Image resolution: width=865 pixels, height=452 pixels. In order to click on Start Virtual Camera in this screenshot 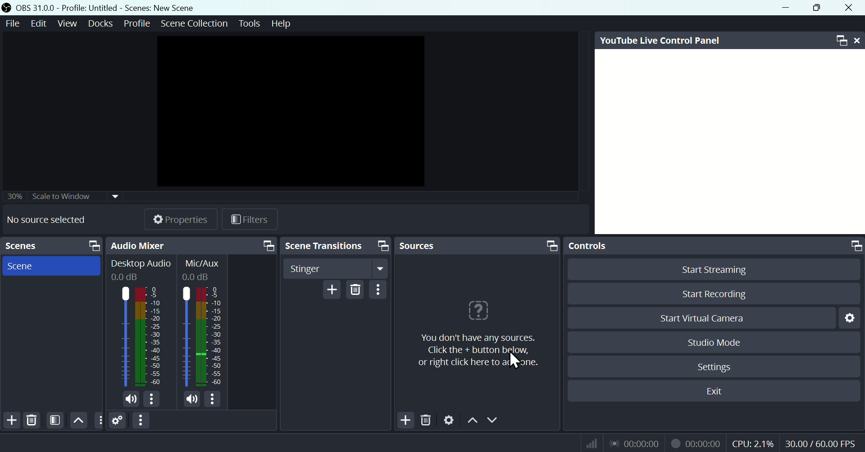, I will do `click(701, 317)`.